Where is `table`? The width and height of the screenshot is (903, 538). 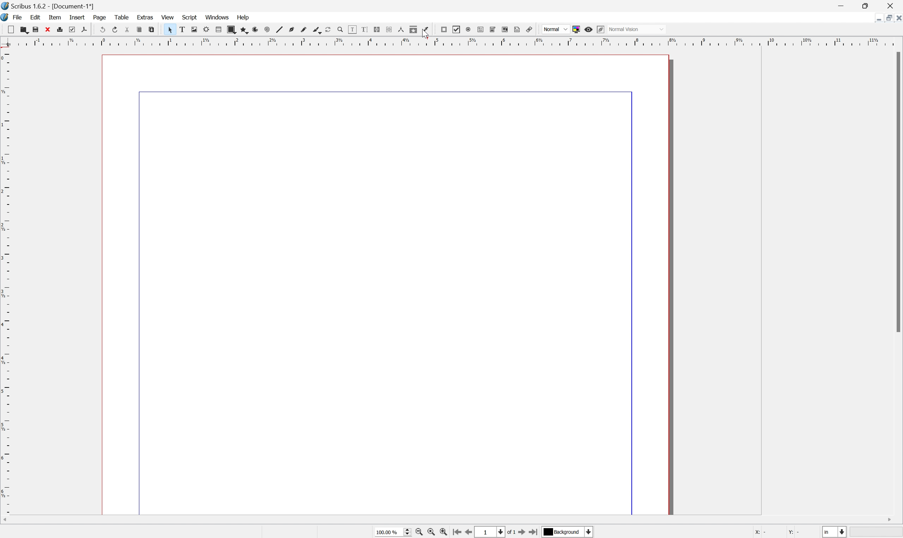 table is located at coordinates (218, 28).